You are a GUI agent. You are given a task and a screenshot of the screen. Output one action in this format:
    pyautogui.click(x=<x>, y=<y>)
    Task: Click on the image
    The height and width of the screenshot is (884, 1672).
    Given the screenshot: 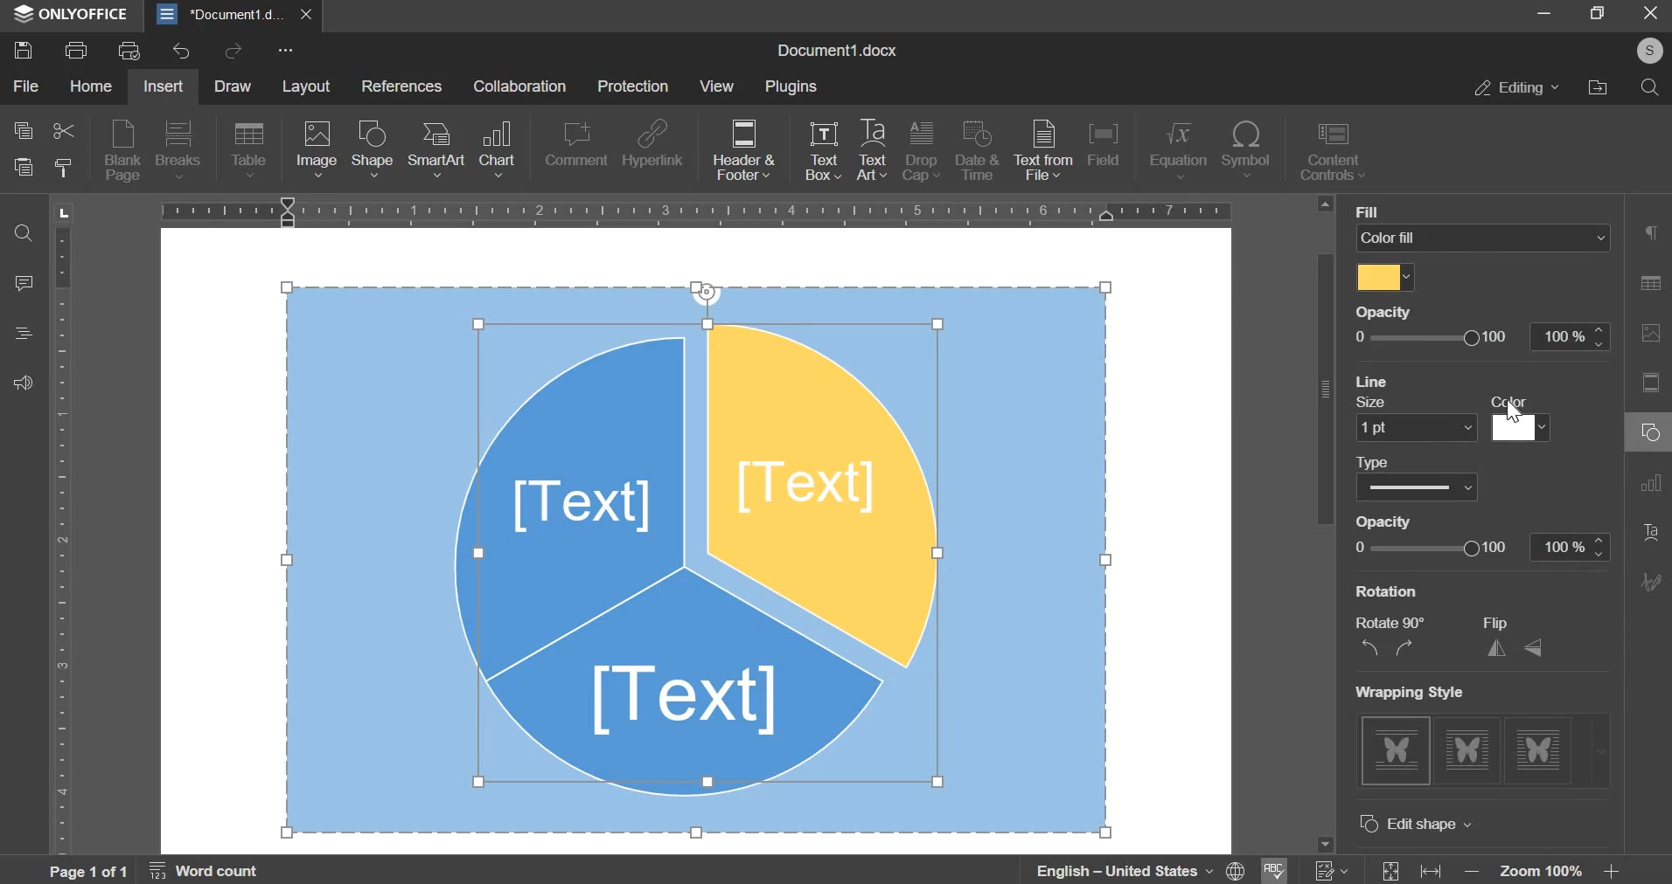 What is the action you would take?
    pyautogui.click(x=317, y=150)
    